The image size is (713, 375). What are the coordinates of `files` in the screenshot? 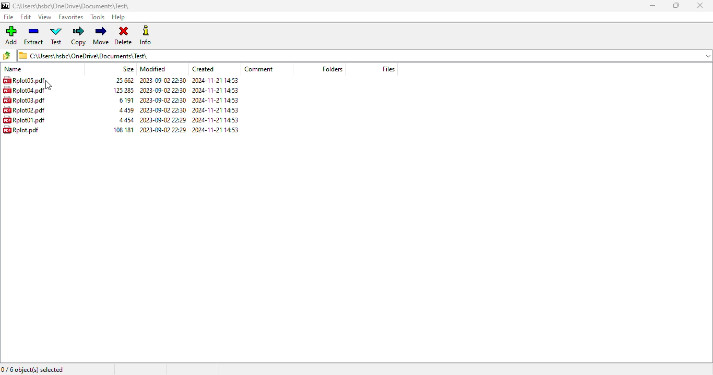 It's located at (388, 69).